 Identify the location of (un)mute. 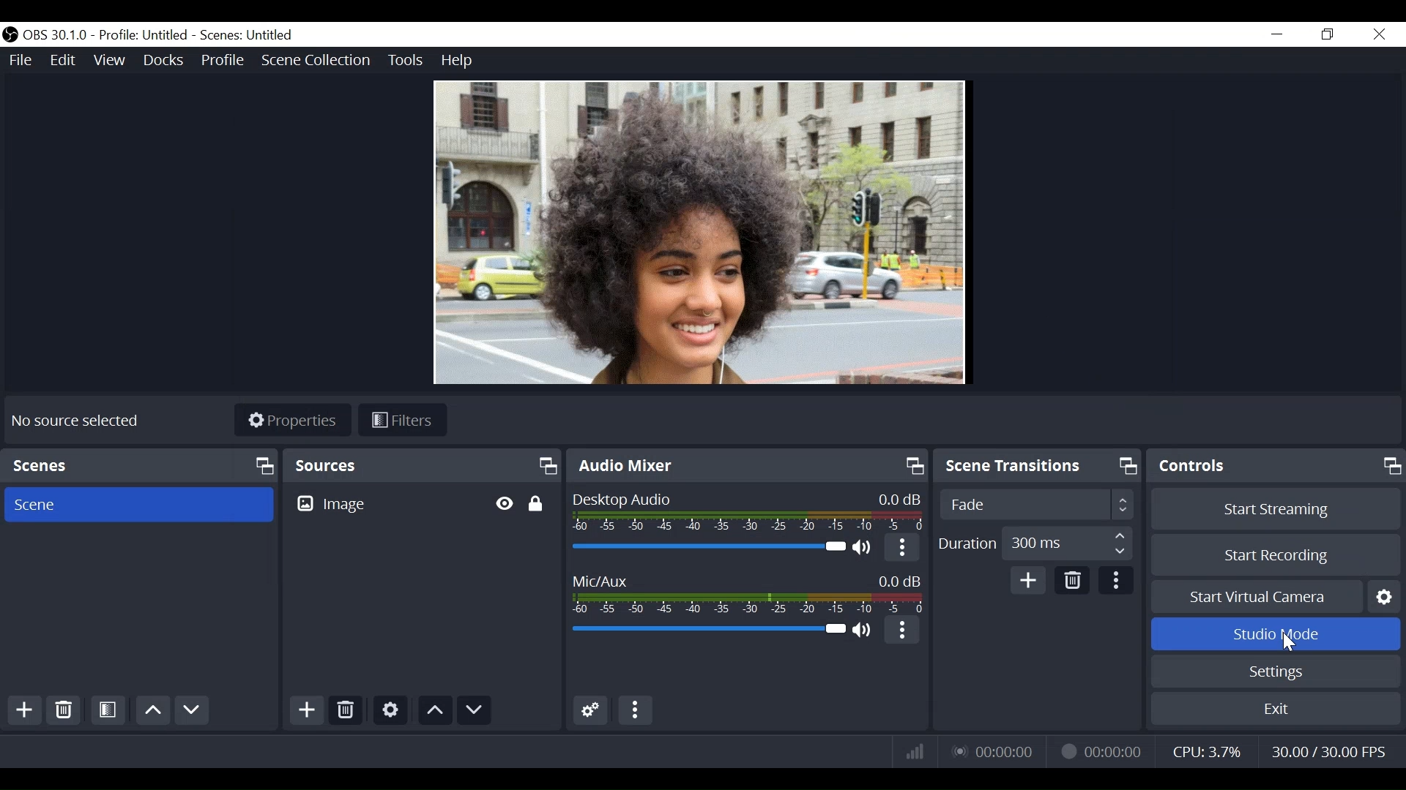
(864, 549).